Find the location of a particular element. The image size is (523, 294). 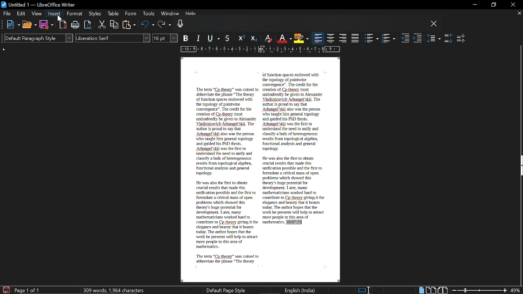

Superscript is located at coordinates (241, 38).